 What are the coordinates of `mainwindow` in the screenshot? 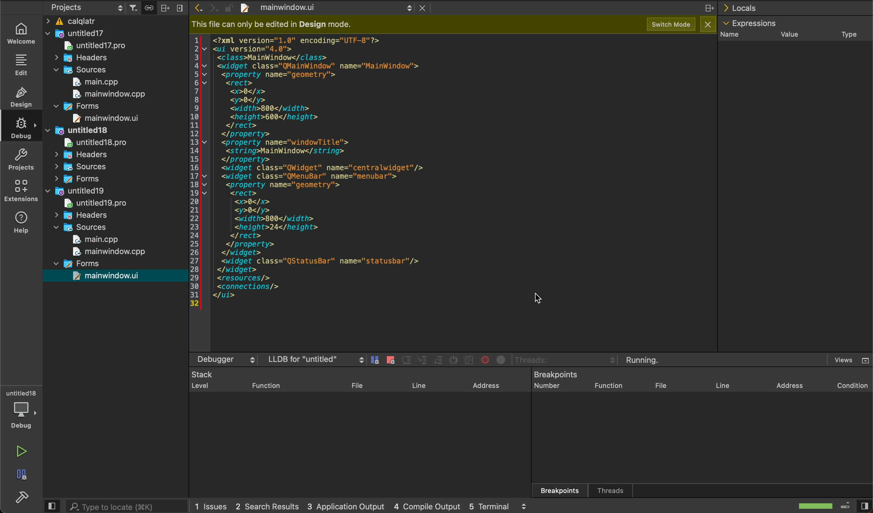 It's located at (112, 252).